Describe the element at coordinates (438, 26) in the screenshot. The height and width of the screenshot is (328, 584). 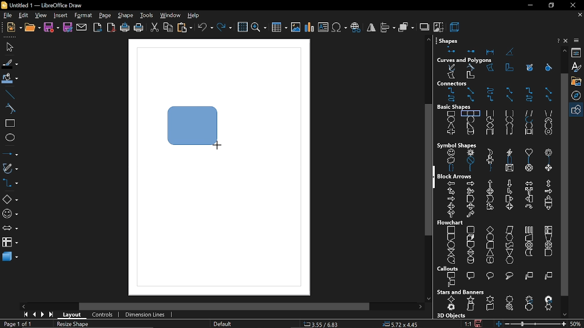
I see `crop` at that location.